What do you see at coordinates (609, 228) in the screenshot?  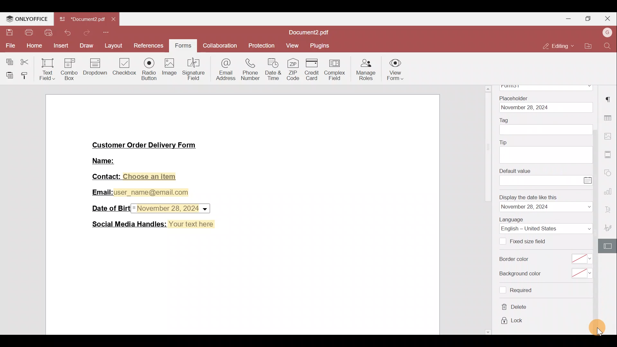 I see `Signature settings` at bounding box center [609, 228].